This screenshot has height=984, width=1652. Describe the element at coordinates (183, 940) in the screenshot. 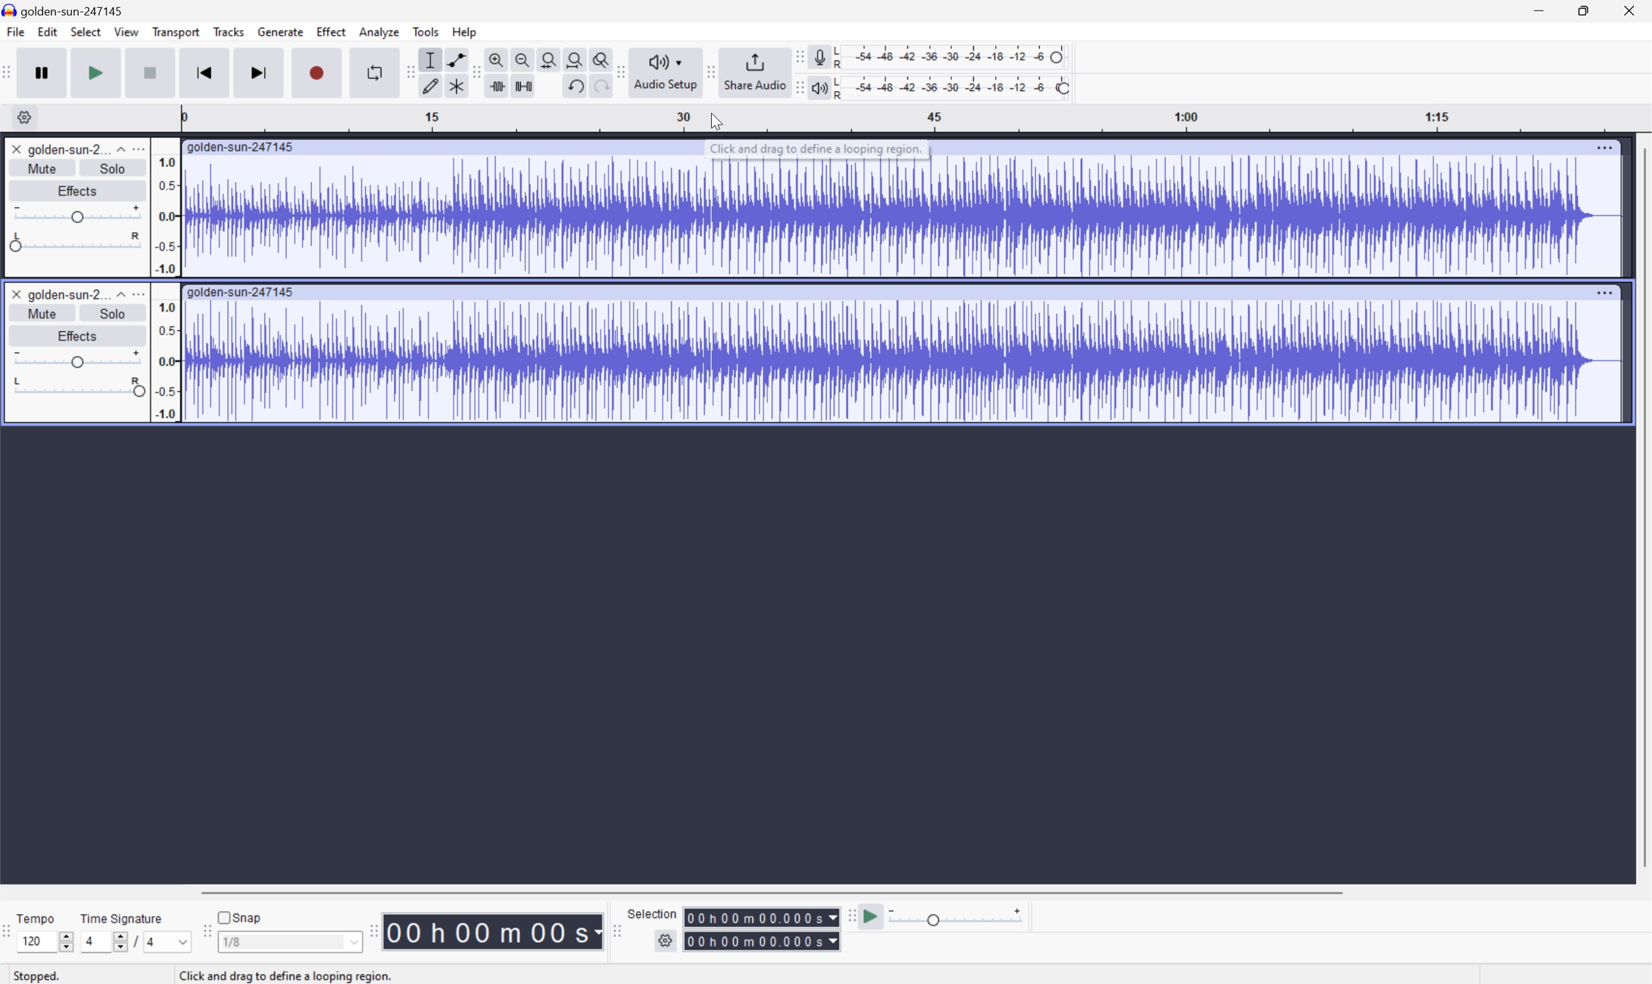

I see `Drop Down` at that location.